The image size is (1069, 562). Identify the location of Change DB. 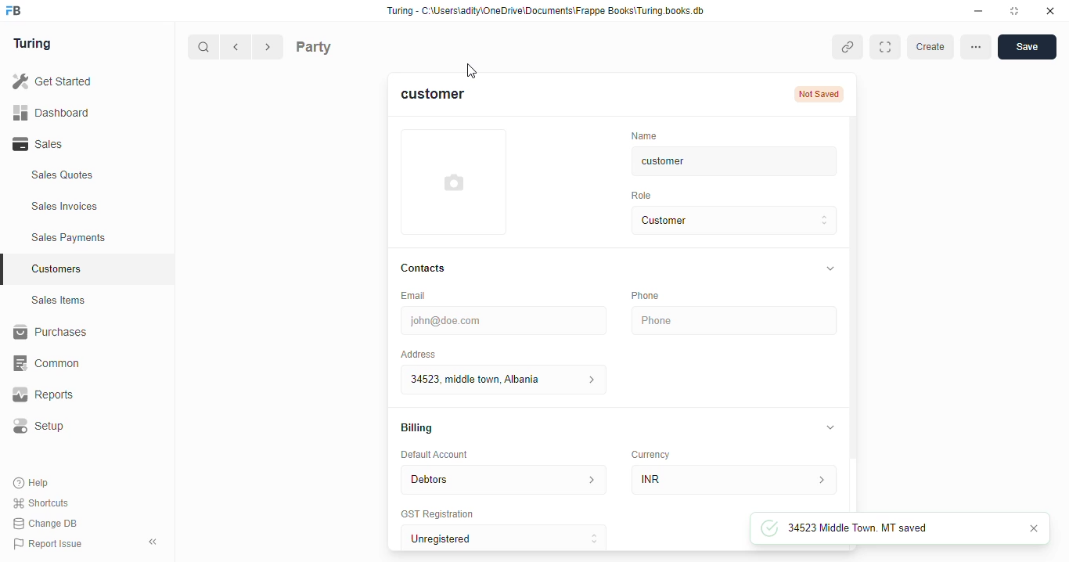
(49, 523).